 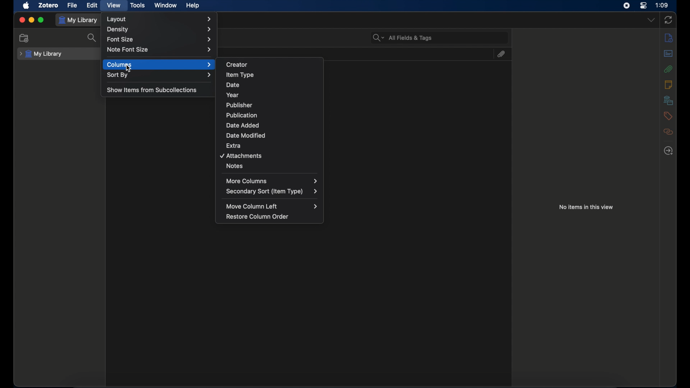 What do you see at coordinates (160, 40) in the screenshot?
I see `font size` at bounding box center [160, 40].